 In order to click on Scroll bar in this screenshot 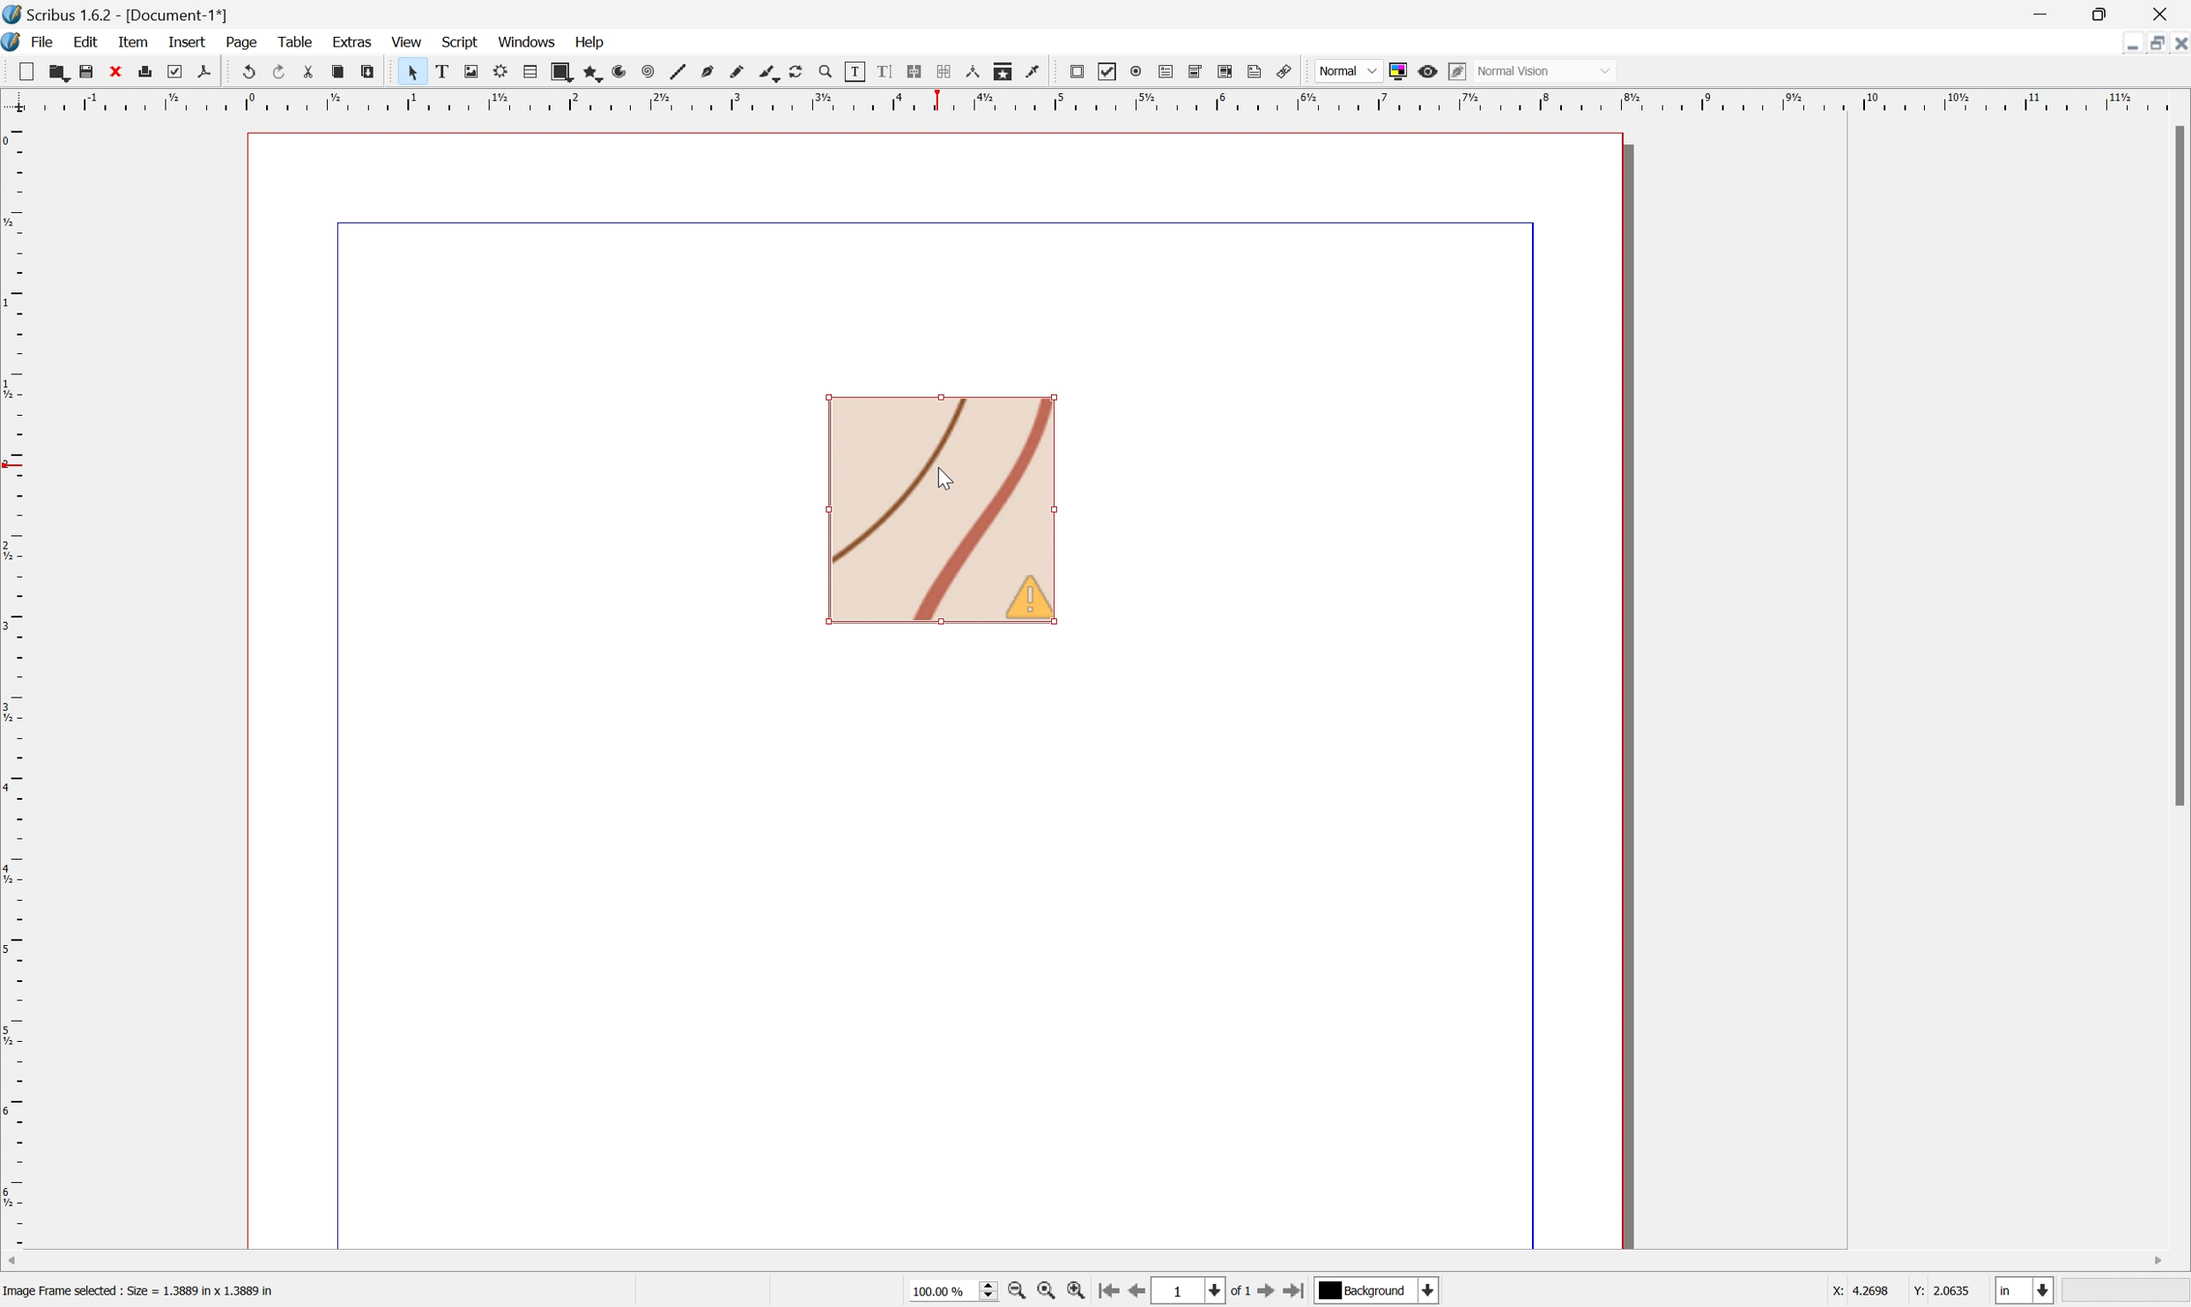, I will do `click(2177, 465)`.